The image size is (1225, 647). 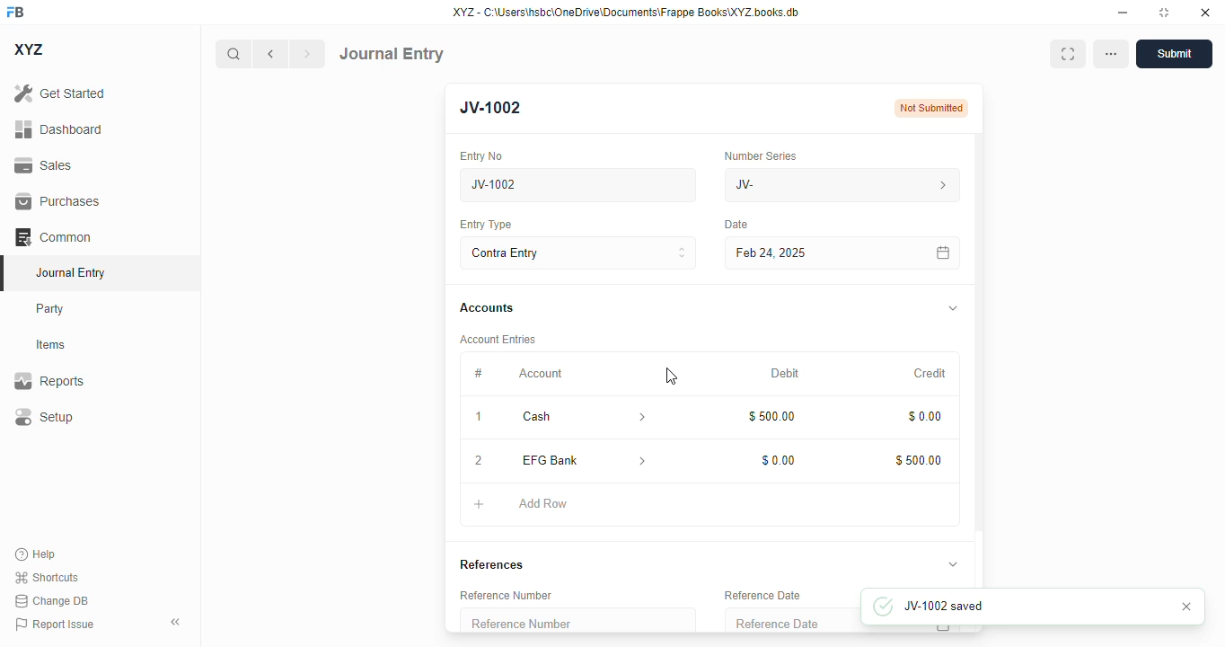 I want to click on toggle sidebar, so click(x=177, y=622).